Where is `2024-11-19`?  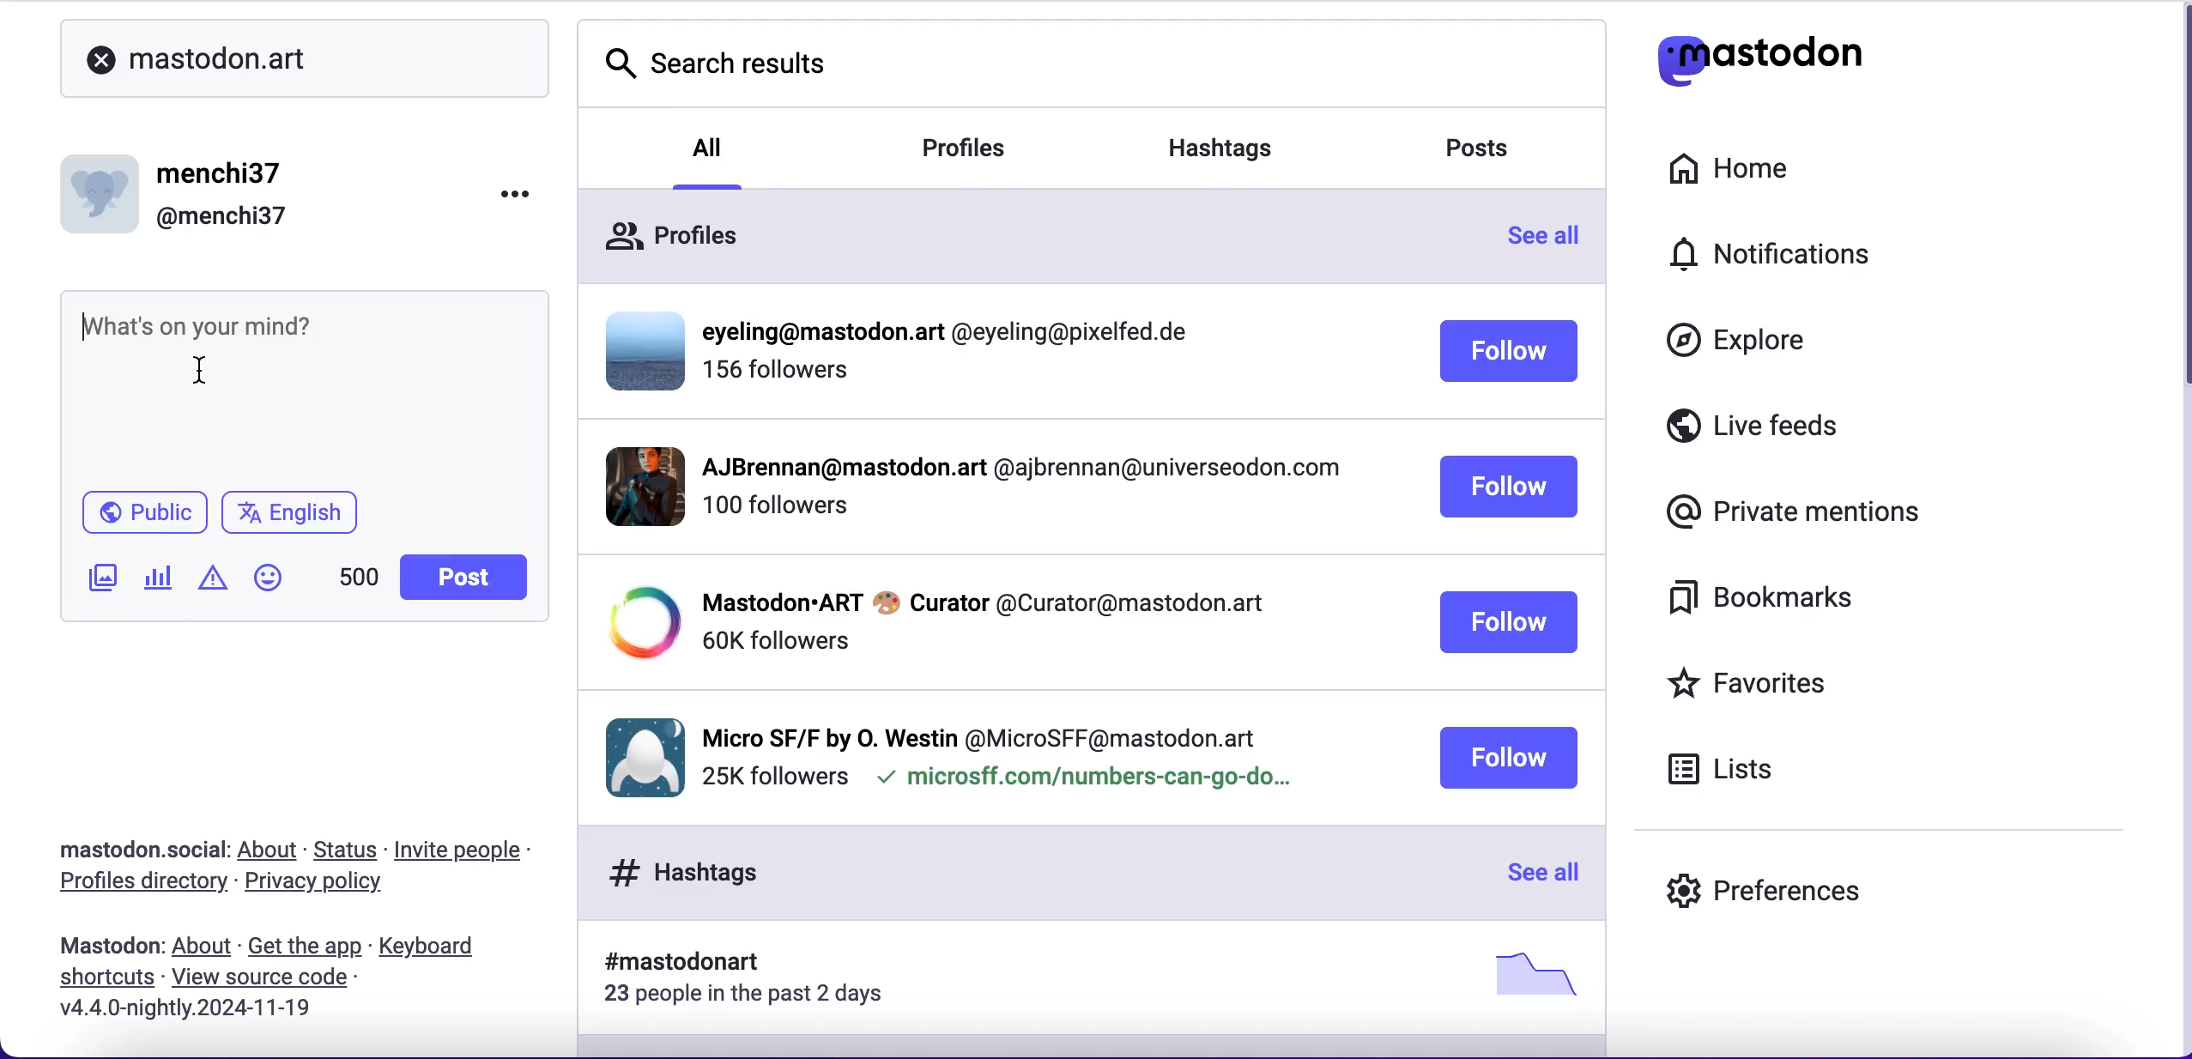 2024-11-19 is located at coordinates (233, 1014).